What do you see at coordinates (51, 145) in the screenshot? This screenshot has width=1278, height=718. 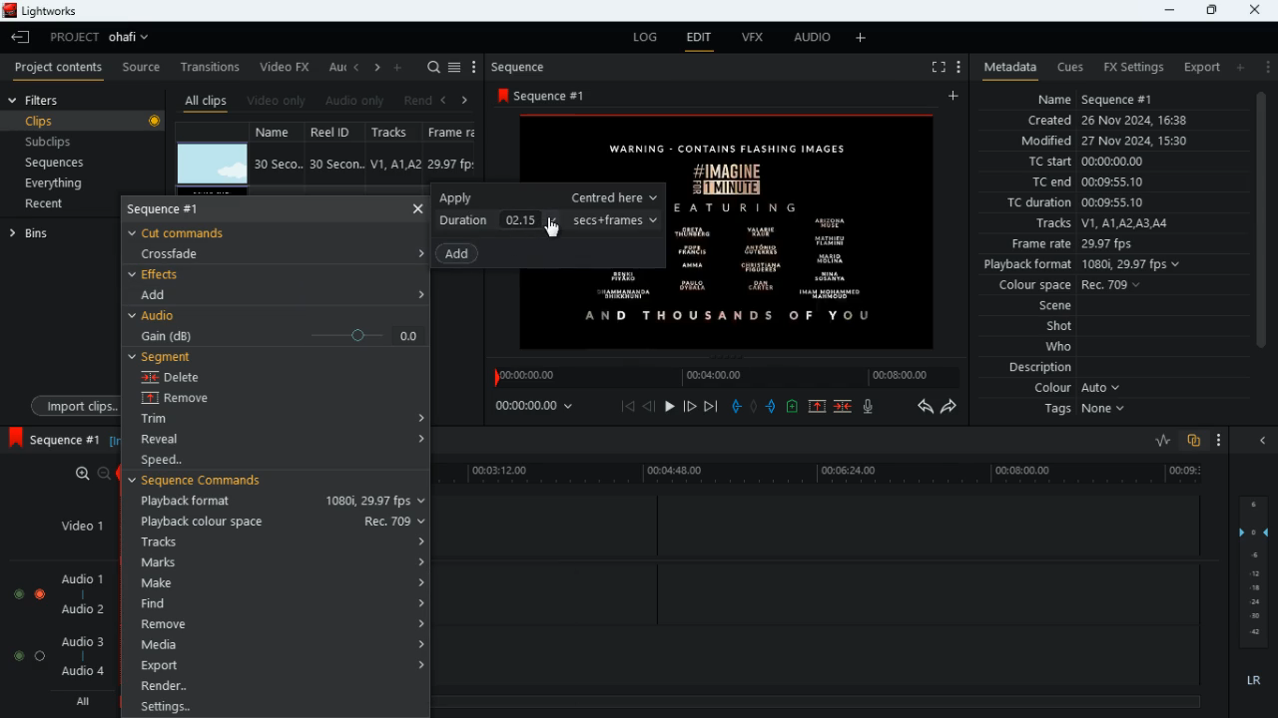 I see `subclips` at bounding box center [51, 145].